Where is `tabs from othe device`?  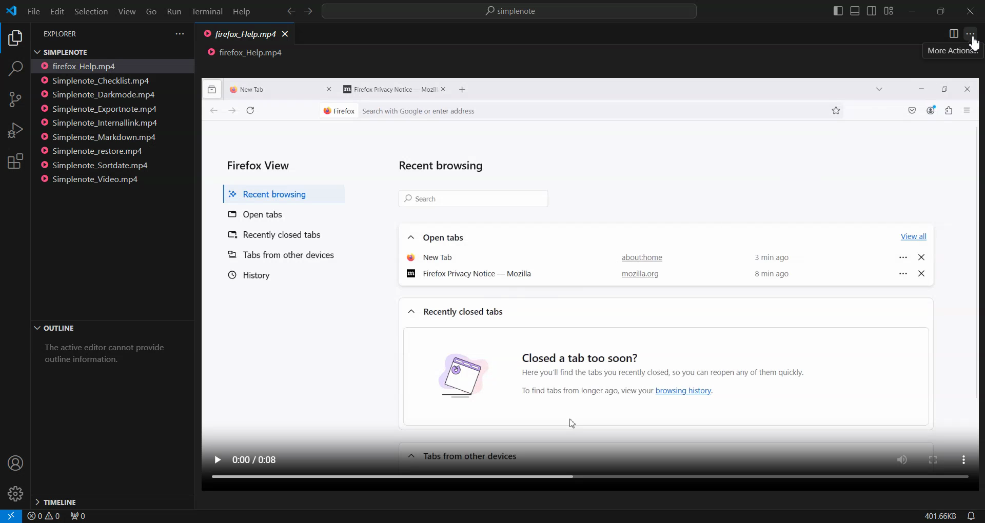
tabs from othe device is located at coordinates (462, 456).